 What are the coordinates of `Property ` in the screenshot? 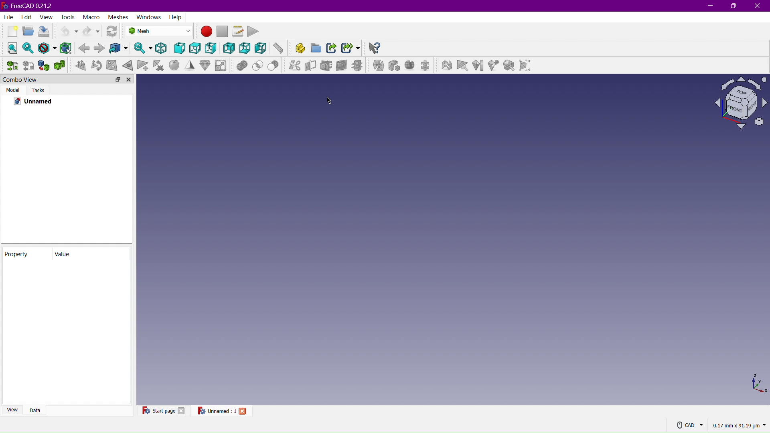 It's located at (26, 254).